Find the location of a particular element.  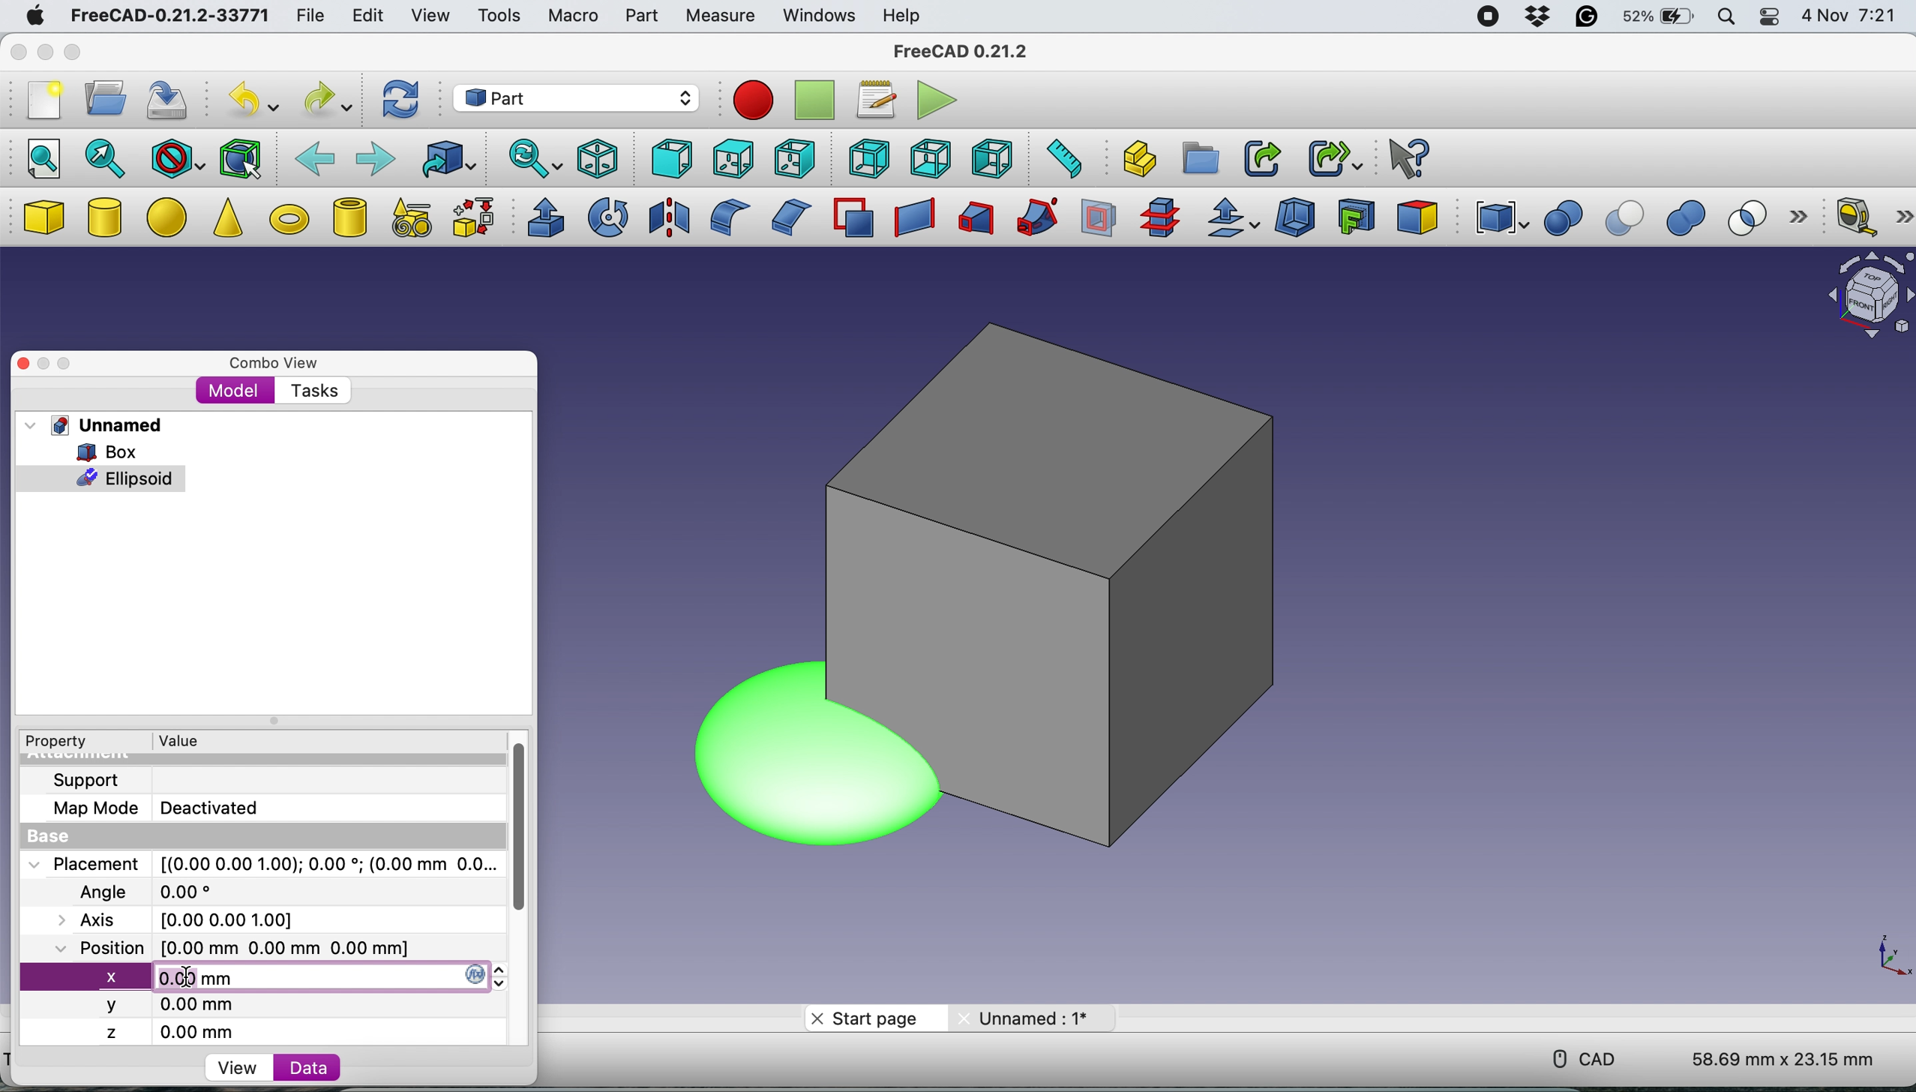

make face from wires is located at coordinates (853, 217).